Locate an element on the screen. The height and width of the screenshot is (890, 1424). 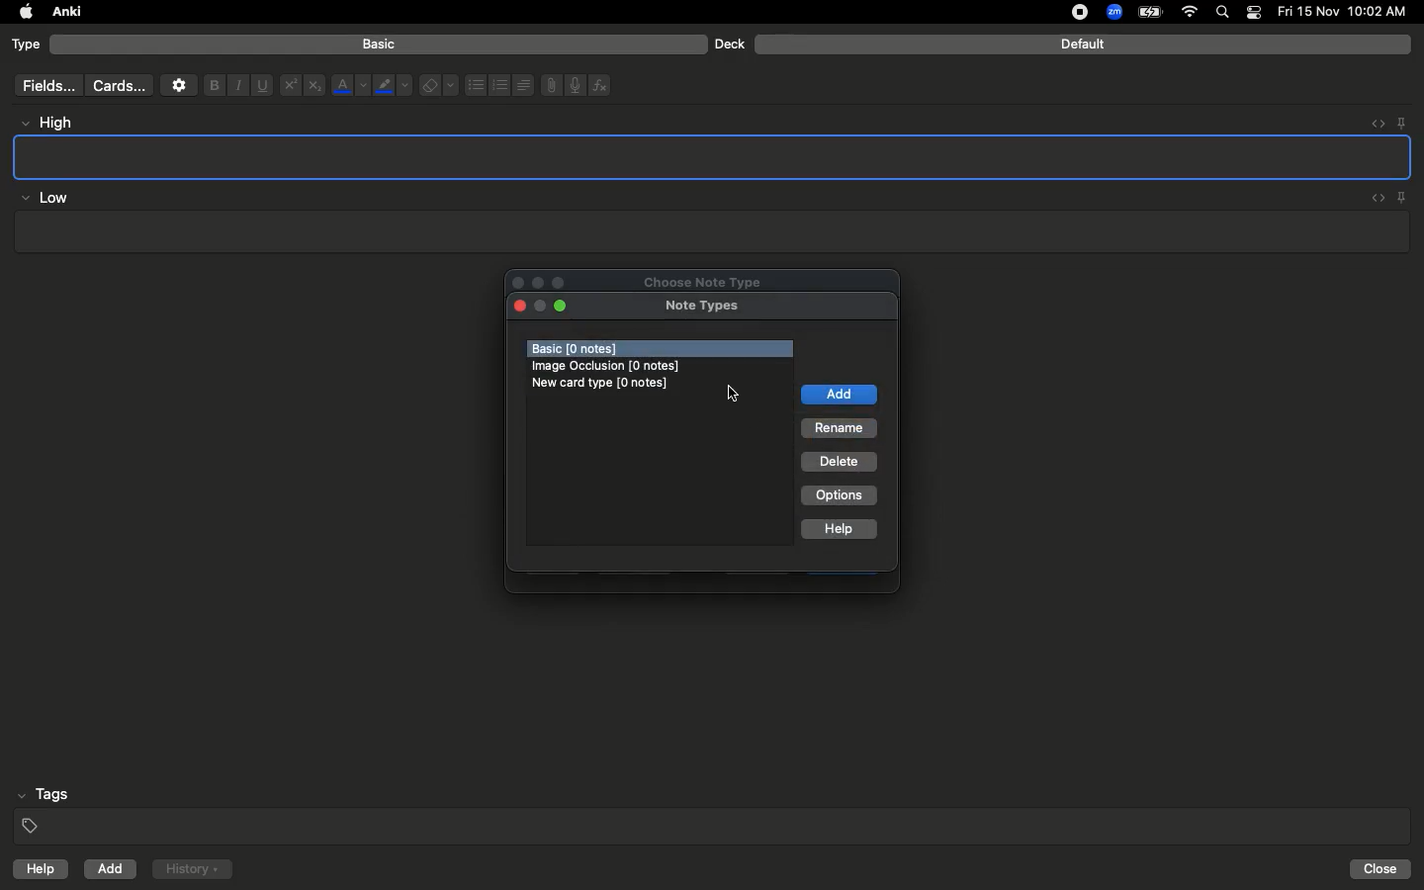
Basic (0 notes) is located at coordinates (661, 349).